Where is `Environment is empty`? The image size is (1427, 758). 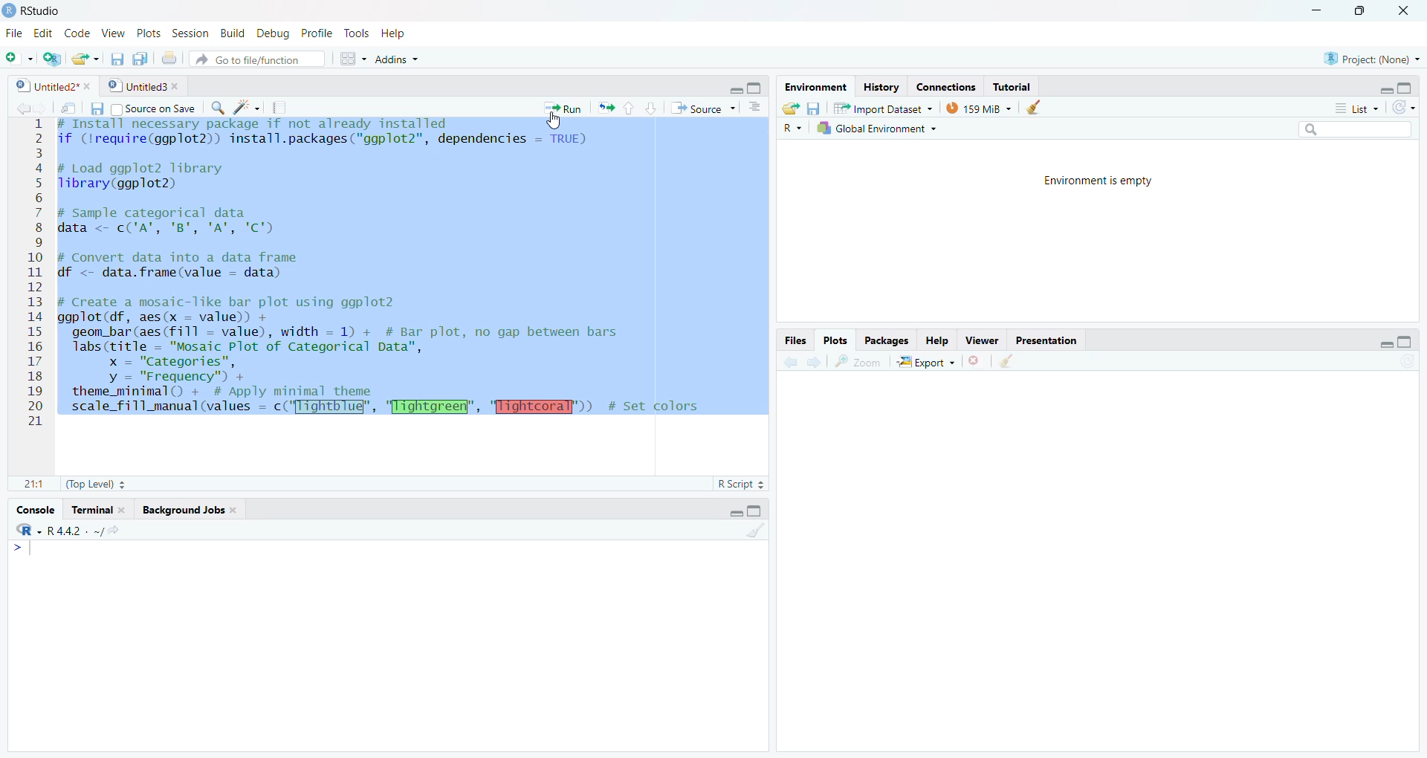 Environment is empty is located at coordinates (1104, 181).